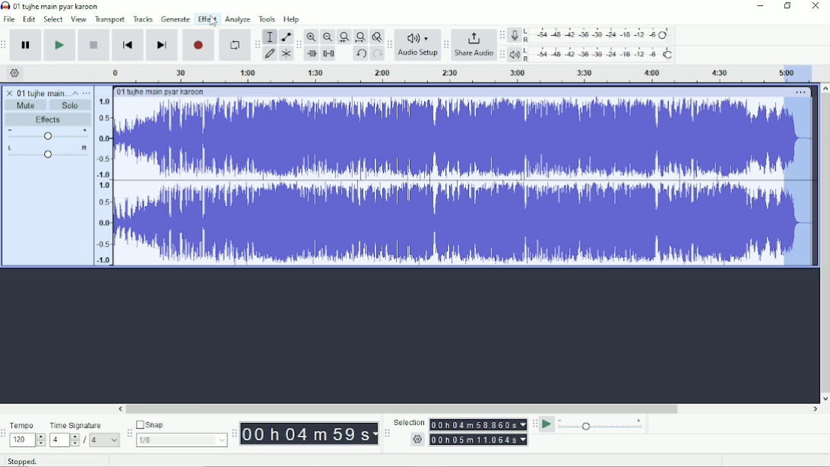 The width and height of the screenshot is (830, 467). I want to click on Zoom toggle, so click(375, 37).